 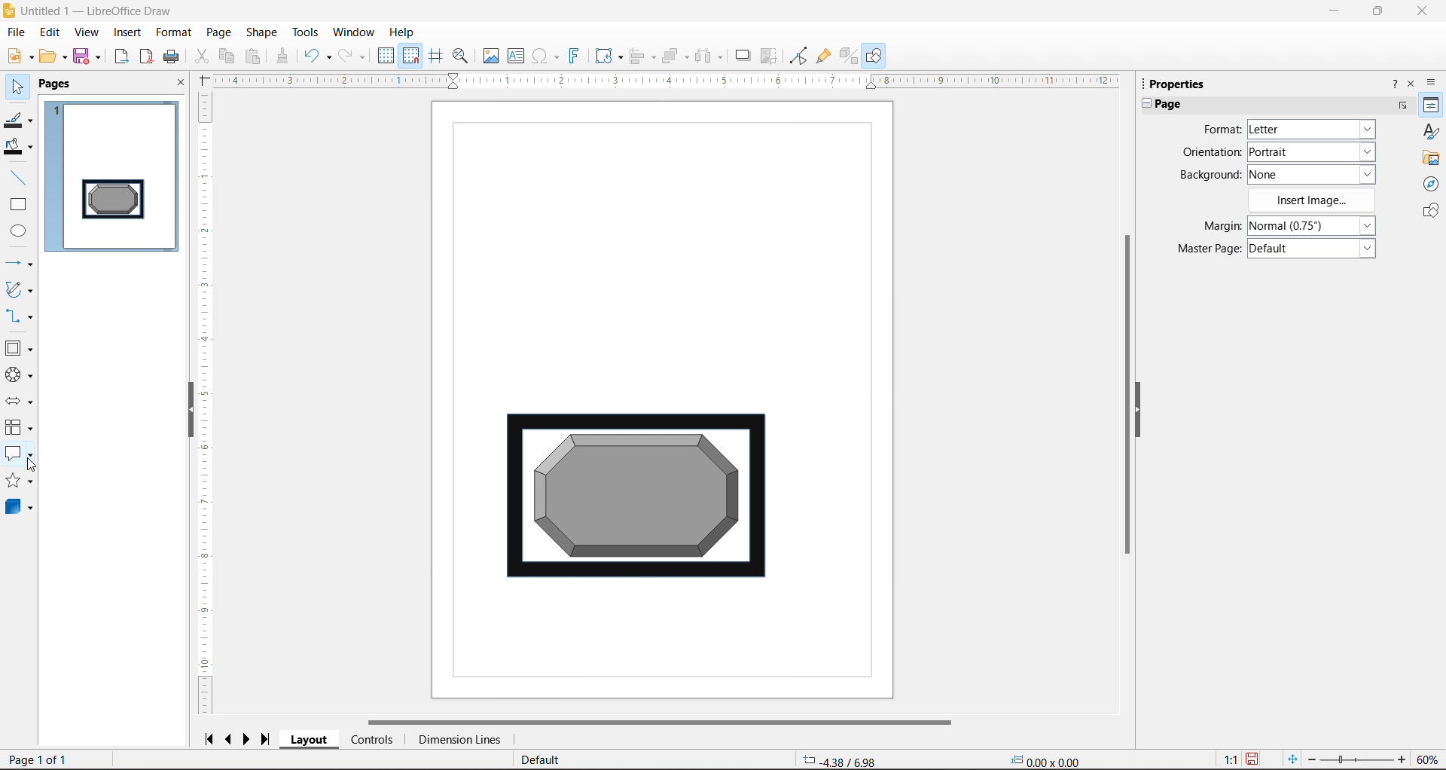 I want to click on Print, so click(x=172, y=56).